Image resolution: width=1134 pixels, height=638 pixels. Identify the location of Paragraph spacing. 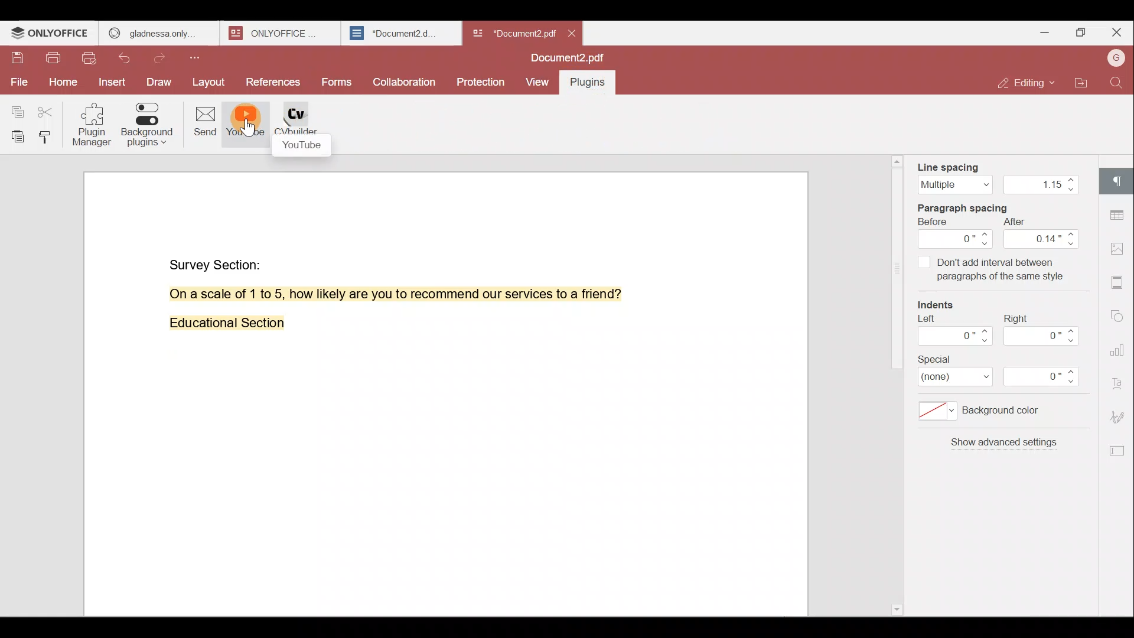
(974, 206).